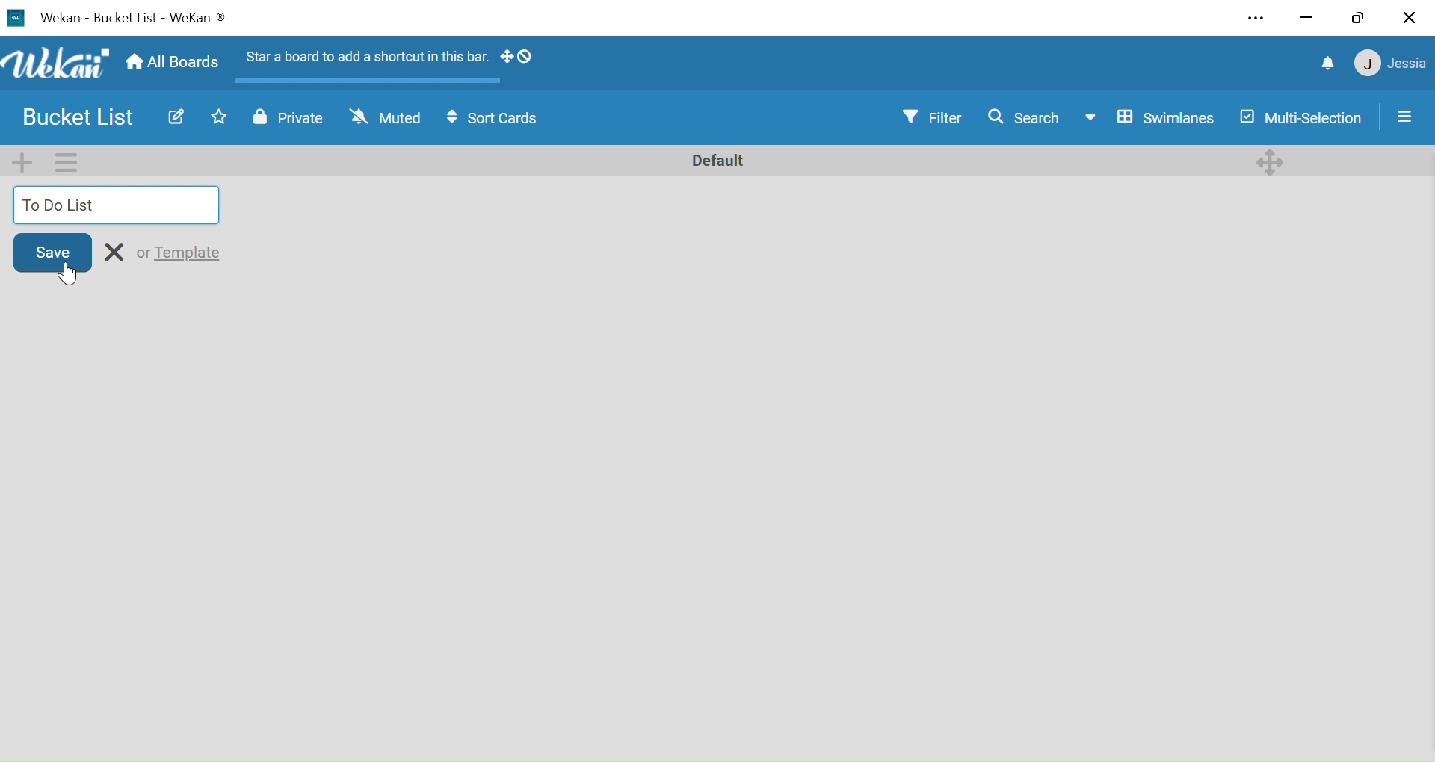 This screenshot has width=1435, height=762. Describe the element at coordinates (288, 120) in the screenshot. I see `Private` at that location.